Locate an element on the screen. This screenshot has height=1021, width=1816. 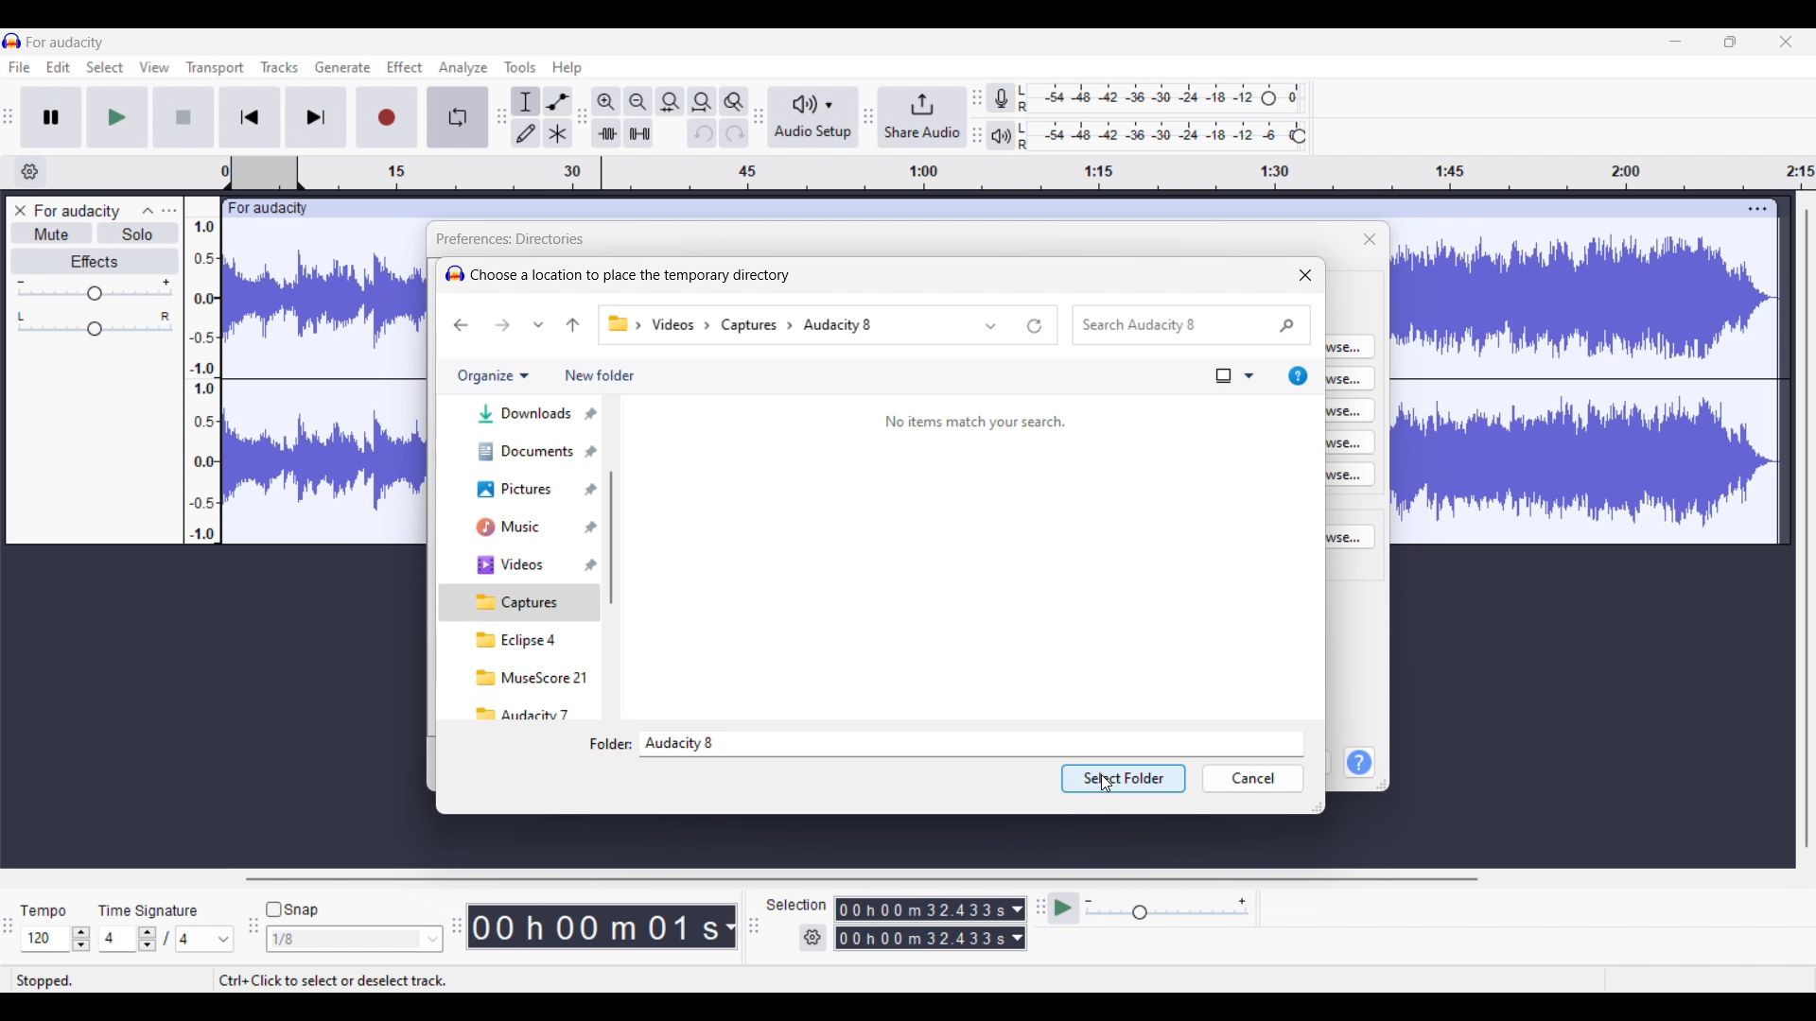
Vertical scroll bar is located at coordinates (611, 537).